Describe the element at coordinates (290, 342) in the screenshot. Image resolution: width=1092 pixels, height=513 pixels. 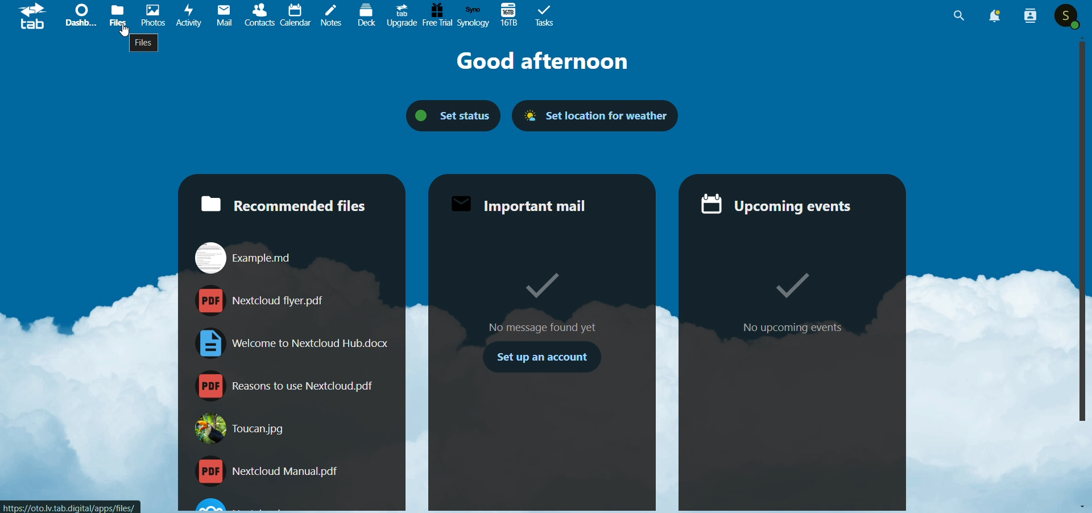
I see `welcome kit` at that location.